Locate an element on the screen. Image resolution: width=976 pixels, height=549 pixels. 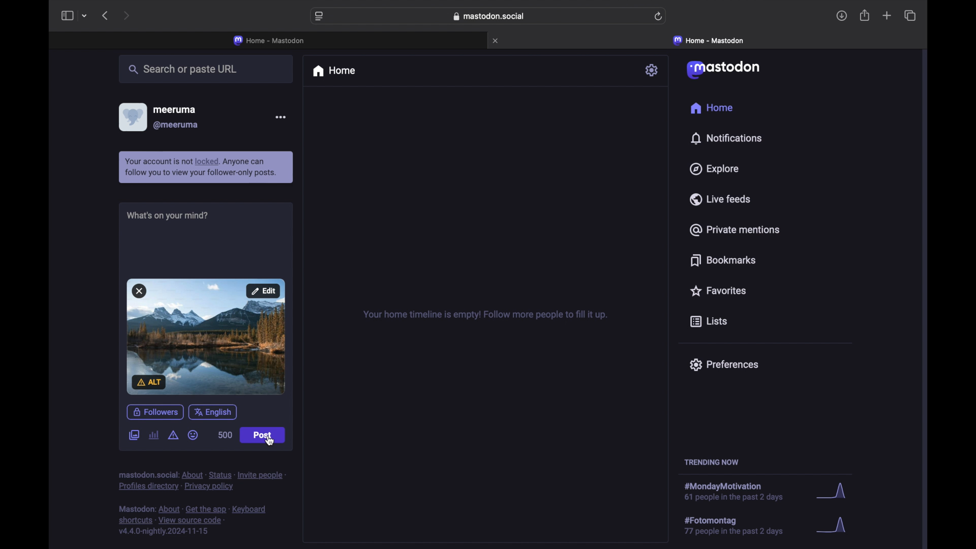
what's on your  mind is located at coordinates (167, 216).